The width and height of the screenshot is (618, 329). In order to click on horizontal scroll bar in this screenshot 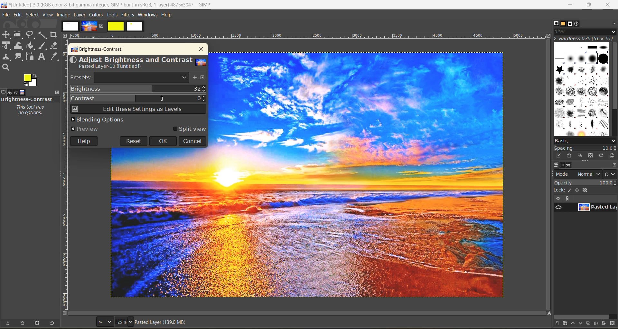, I will do `click(583, 316)`.